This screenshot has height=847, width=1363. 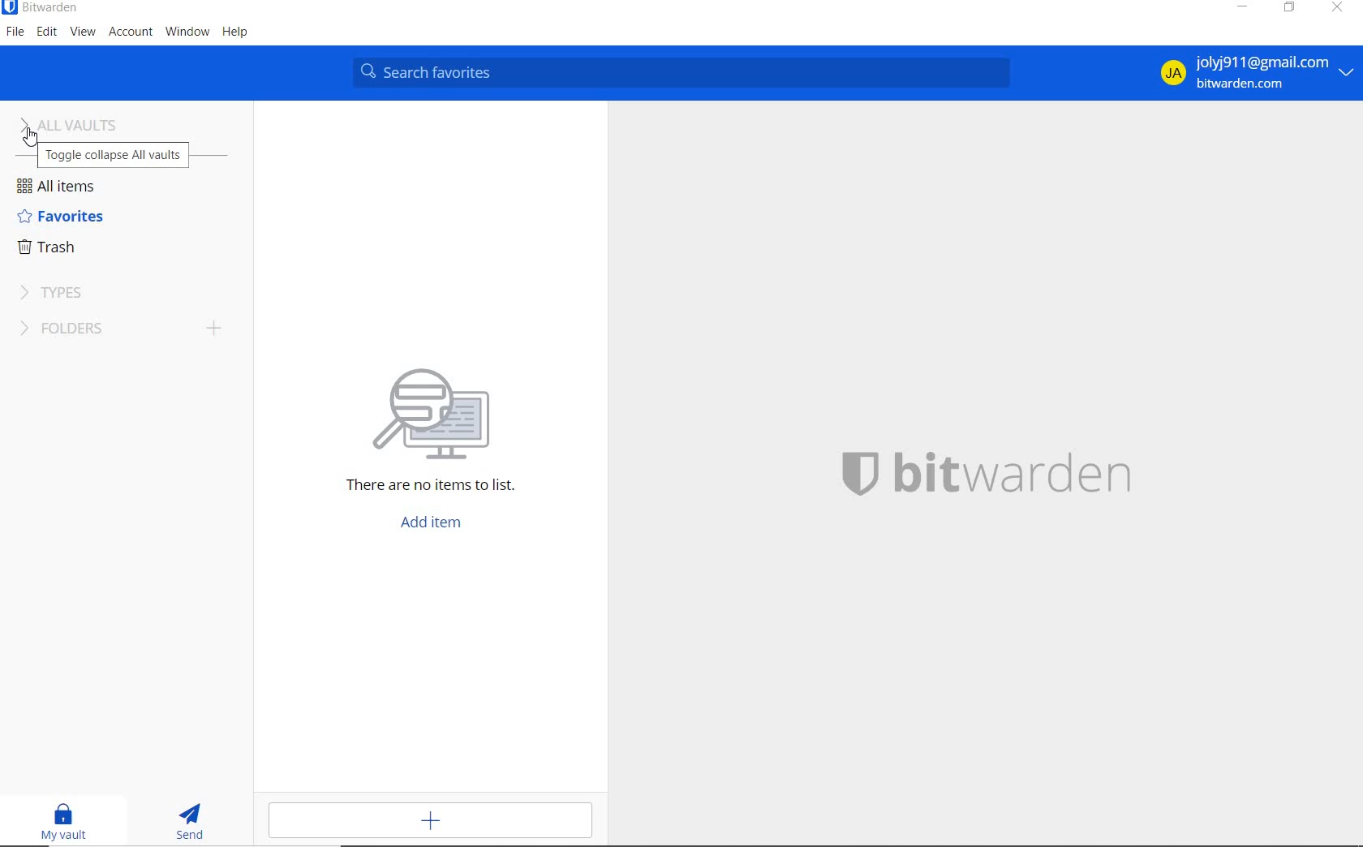 What do you see at coordinates (1017, 471) in the screenshot?
I see `SYSTEM LOGO` at bounding box center [1017, 471].